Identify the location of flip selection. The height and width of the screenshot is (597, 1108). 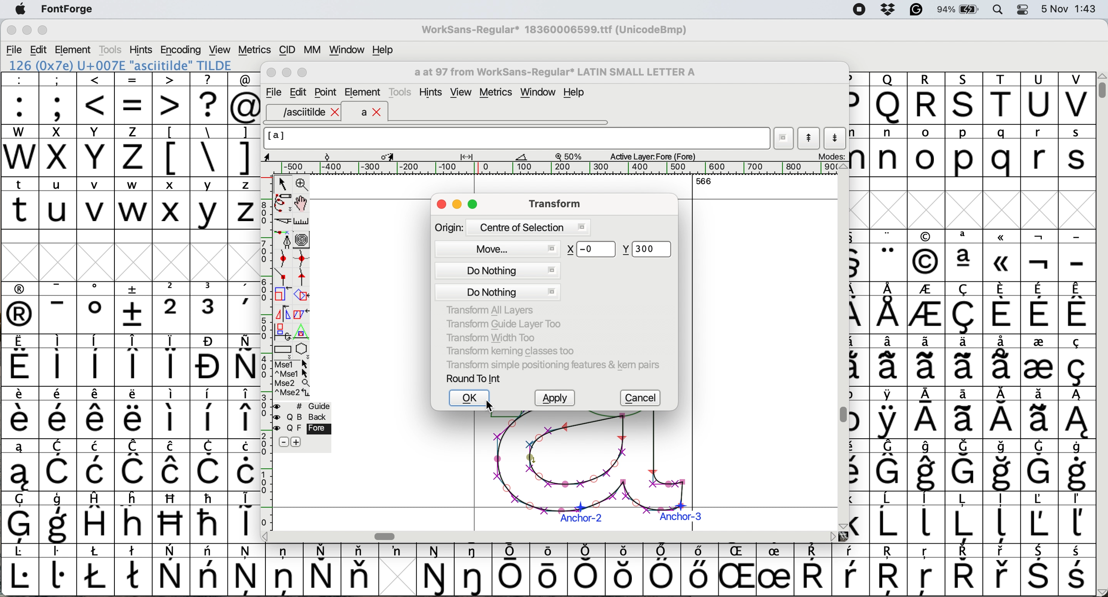
(283, 312).